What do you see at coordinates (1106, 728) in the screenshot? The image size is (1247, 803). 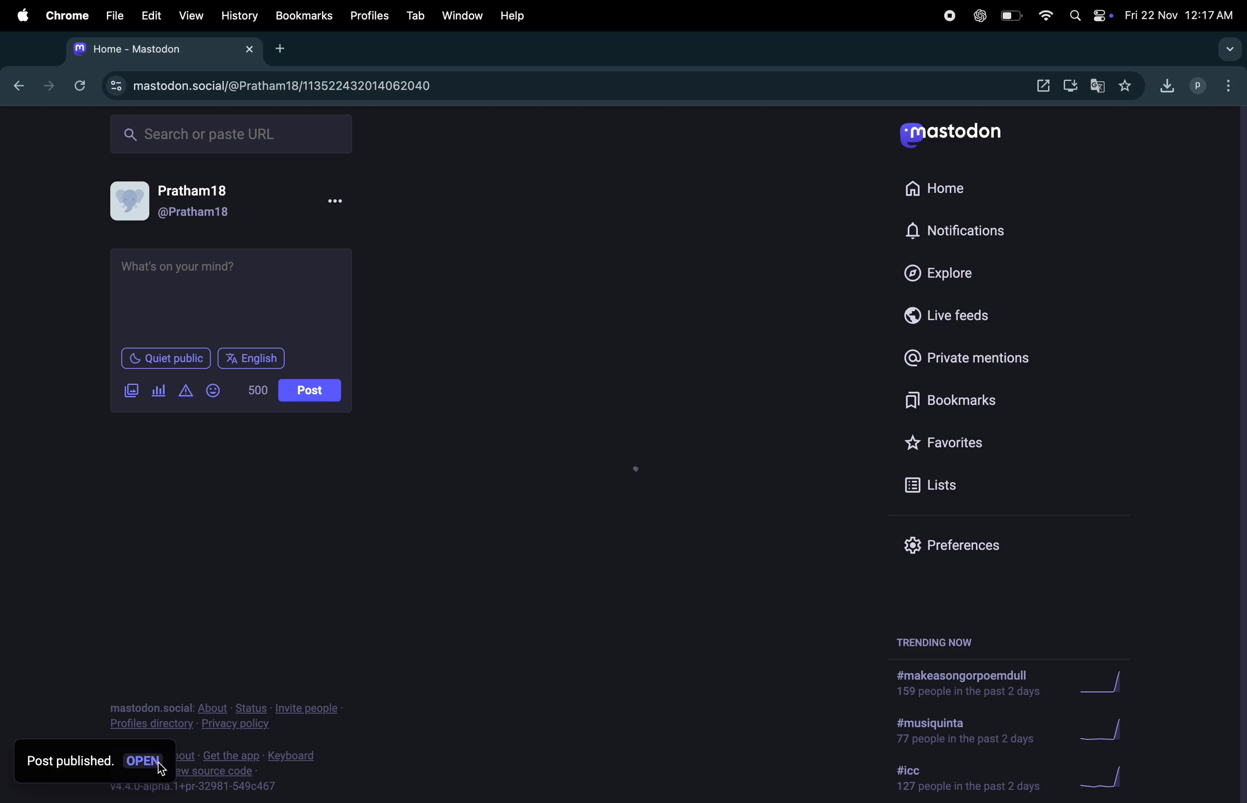 I see `graph` at bounding box center [1106, 728].